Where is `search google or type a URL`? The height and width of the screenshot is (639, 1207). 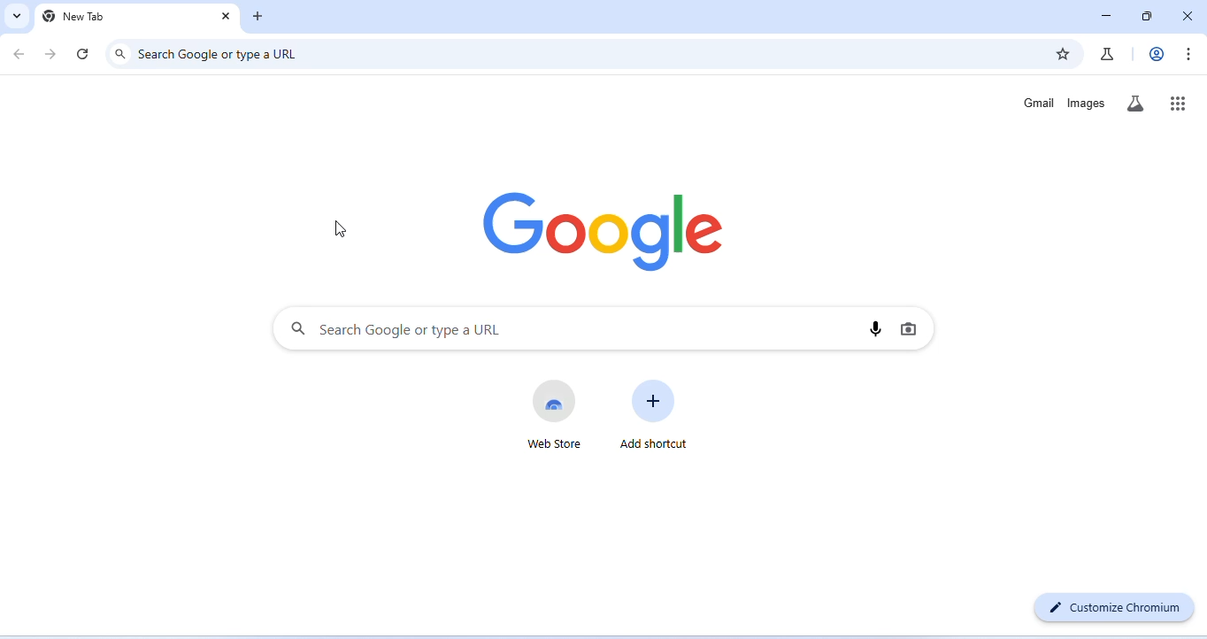 search google or type a URL is located at coordinates (222, 53).